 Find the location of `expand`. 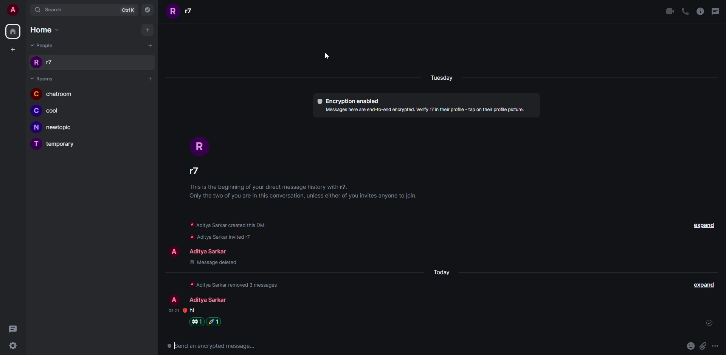

expand is located at coordinates (704, 284).